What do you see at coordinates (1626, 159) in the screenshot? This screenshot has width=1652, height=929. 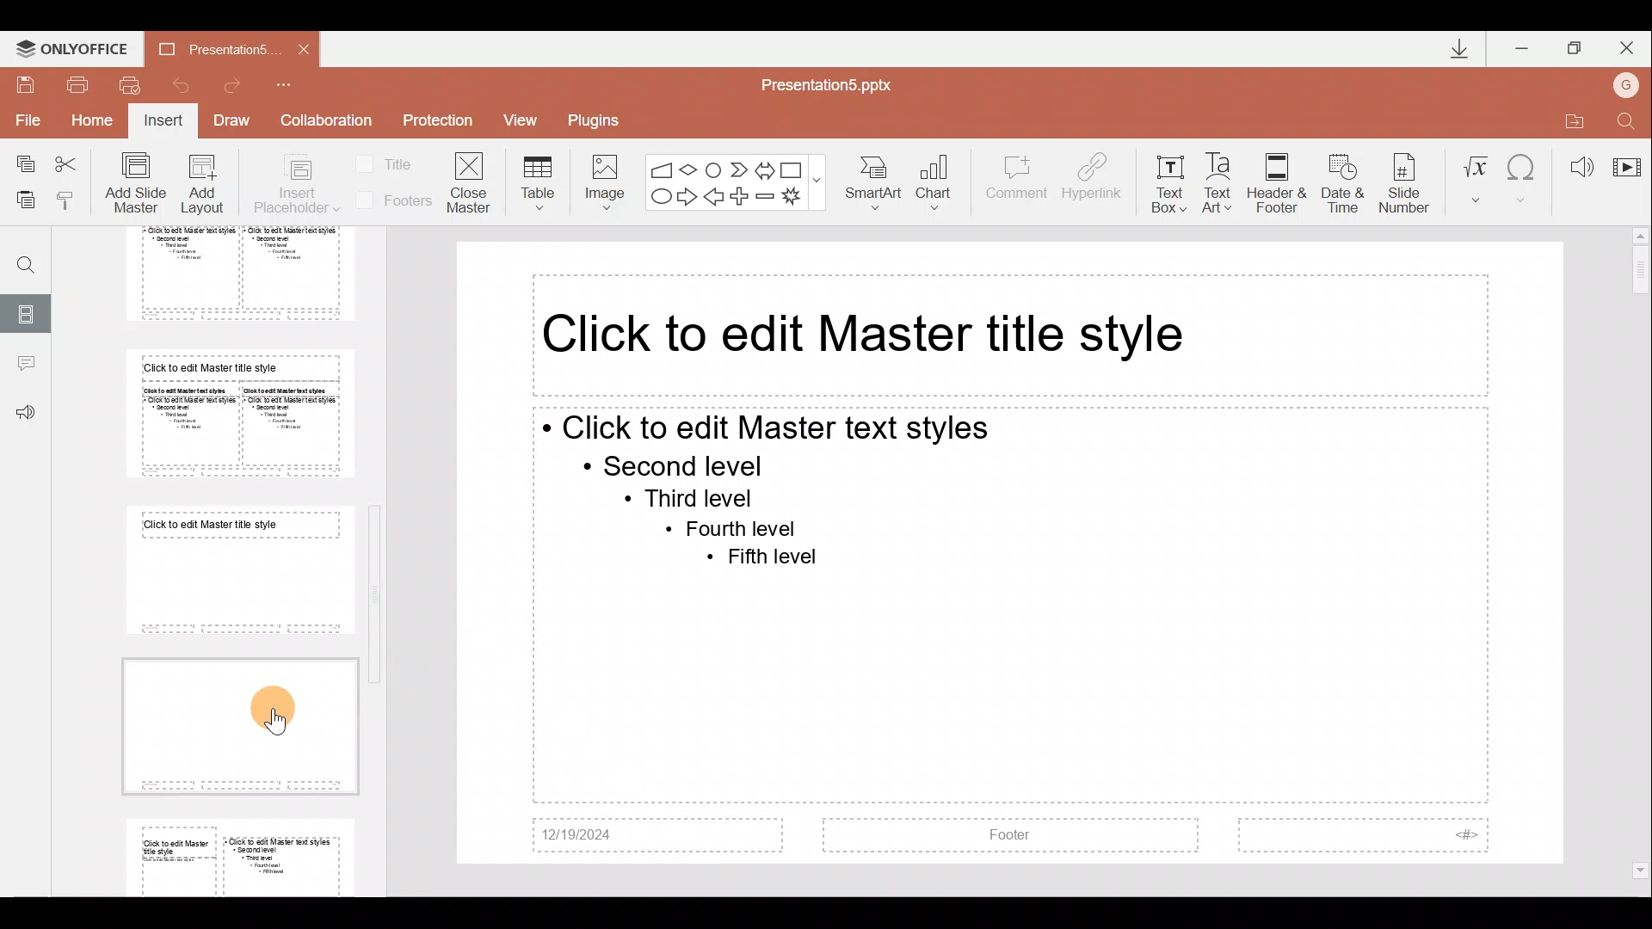 I see `Video` at bounding box center [1626, 159].